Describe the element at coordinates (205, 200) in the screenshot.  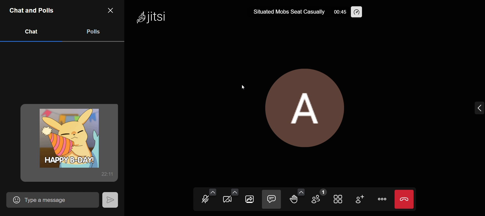
I see `unmute mic` at that location.